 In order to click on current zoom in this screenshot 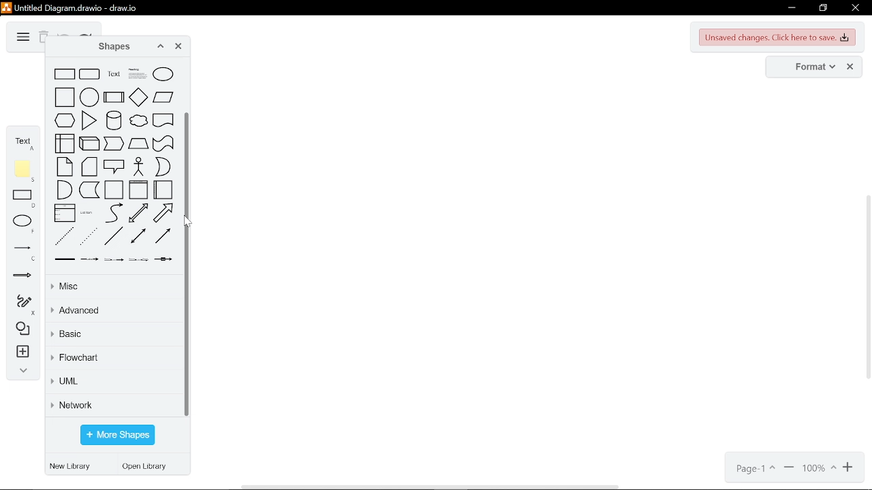, I will do `click(820, 469)`.